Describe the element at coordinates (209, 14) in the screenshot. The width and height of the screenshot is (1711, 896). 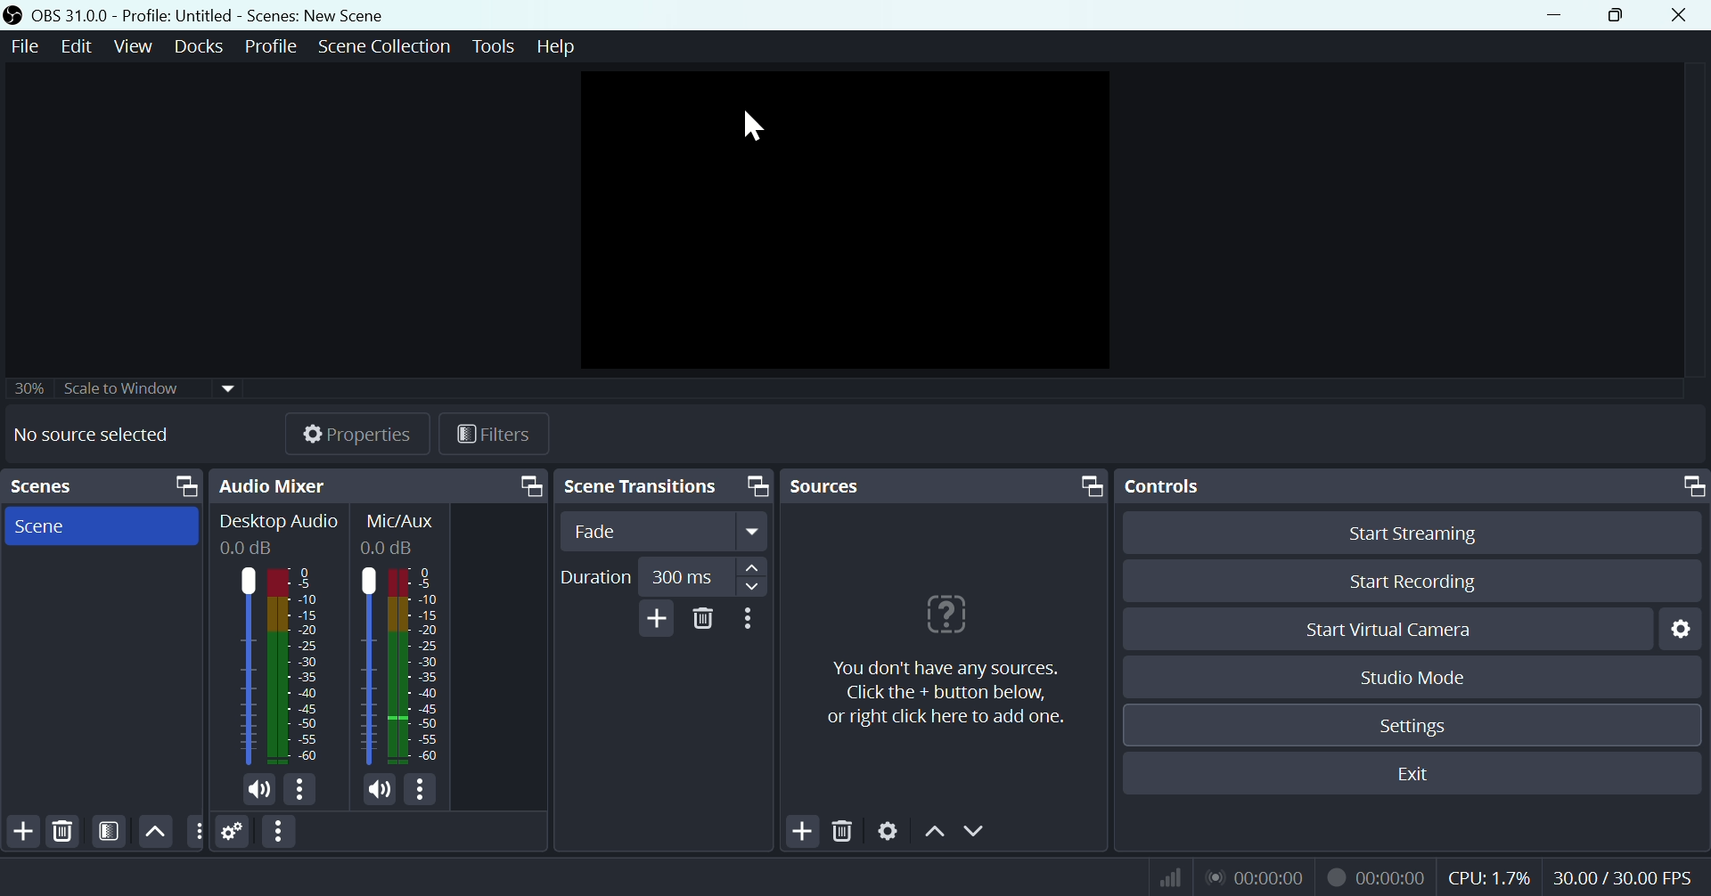
I see `OBS 31.0 .0 profile untitled - Scenes: new scene` at that location.